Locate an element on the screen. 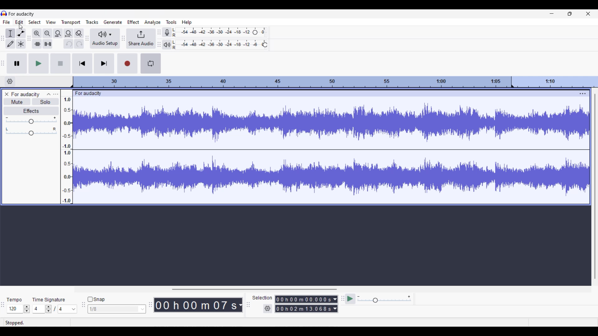  Vertical slide bar is located at coordinates (595, 186).